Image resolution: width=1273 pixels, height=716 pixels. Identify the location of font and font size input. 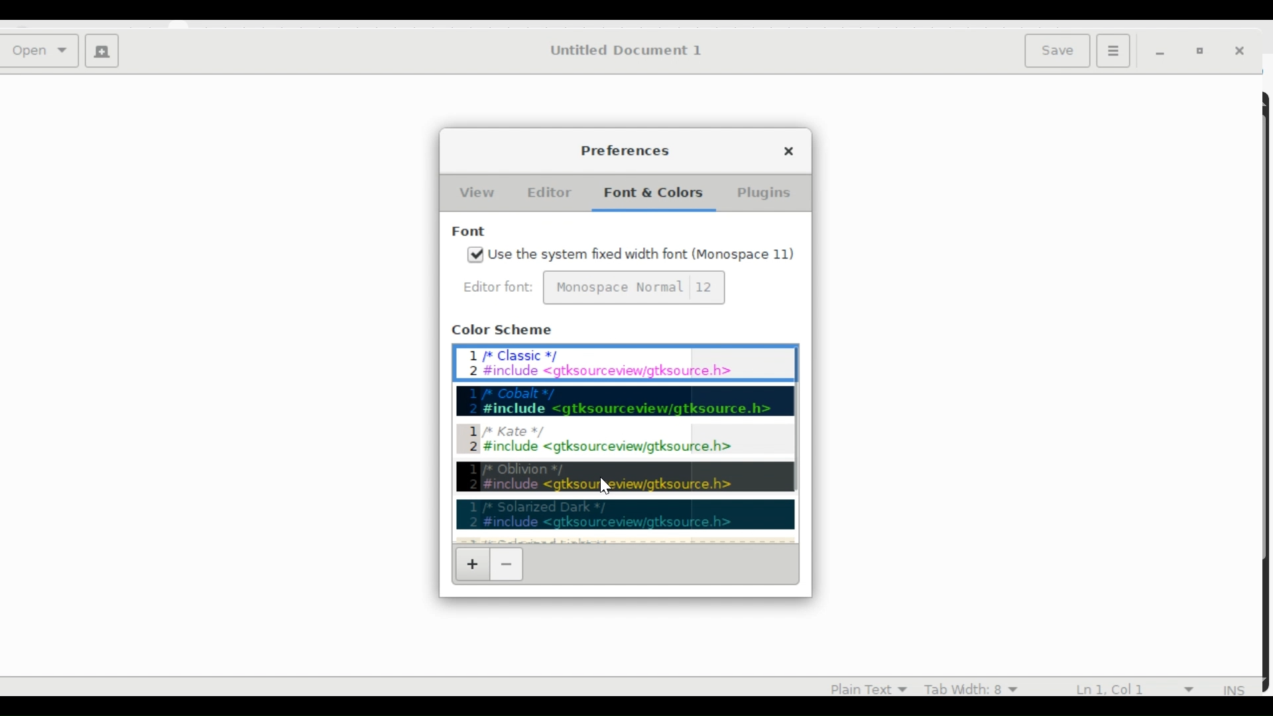
(634, 288).